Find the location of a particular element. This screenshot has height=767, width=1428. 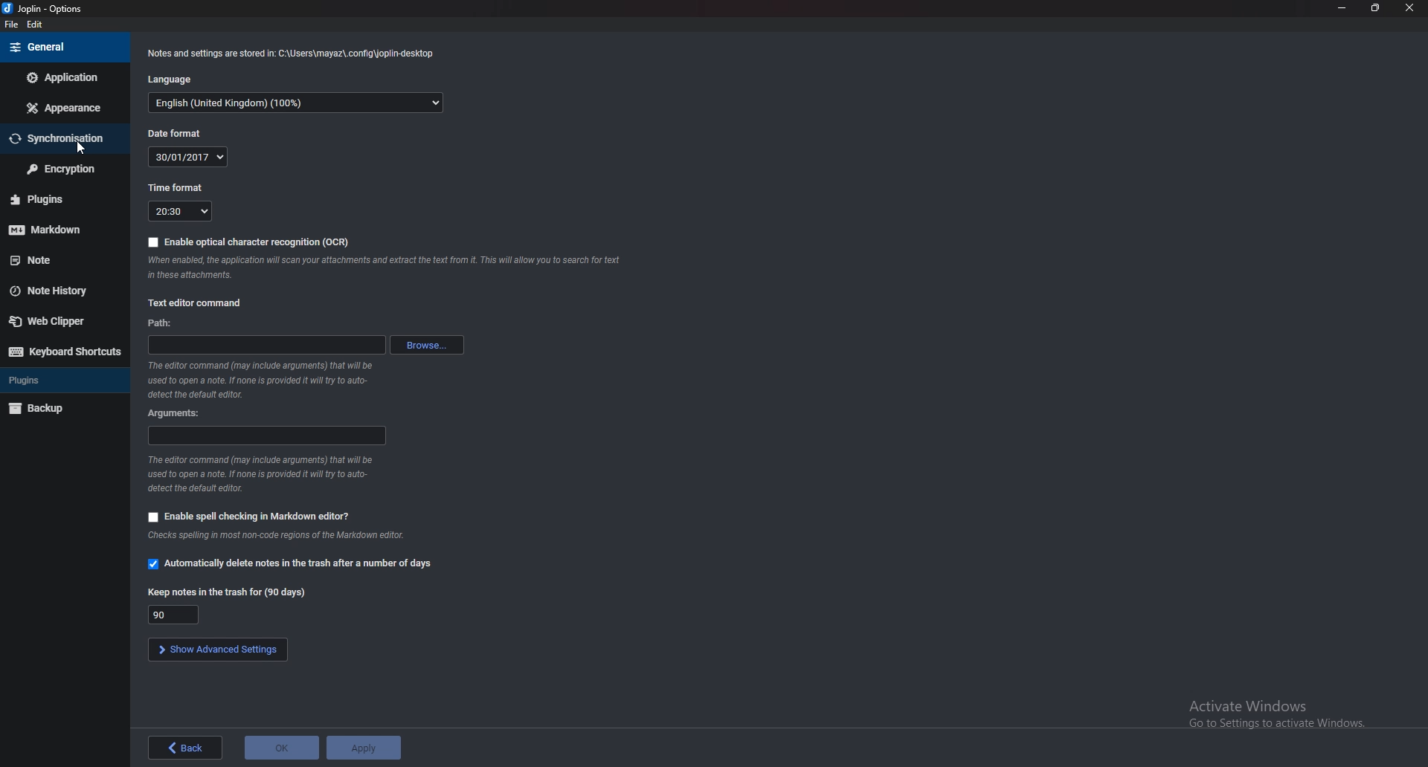

plugins is located at coordinates (59, 381).